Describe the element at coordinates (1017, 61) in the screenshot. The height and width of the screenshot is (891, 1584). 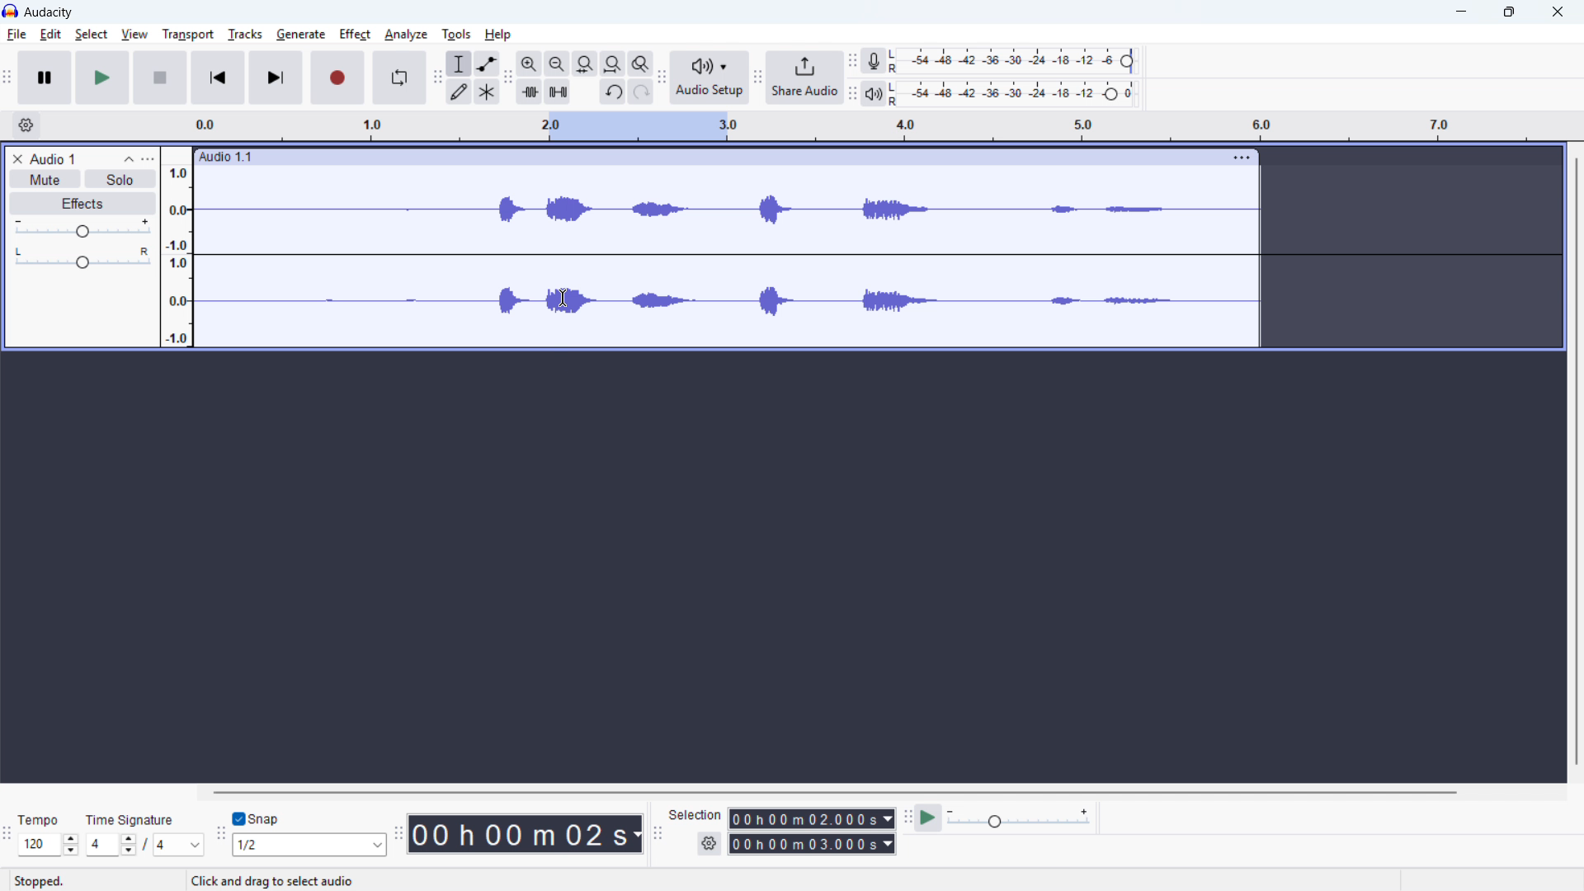
I see `Recording level` at that location.